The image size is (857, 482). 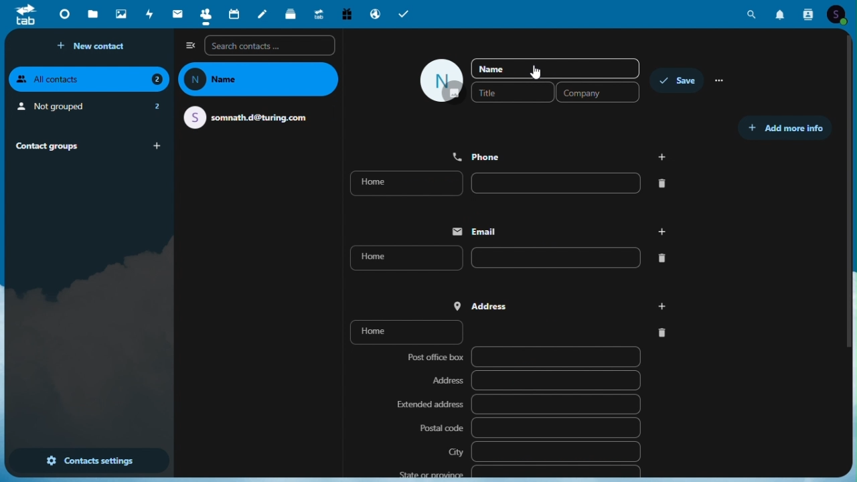 What do you see at coordinates (852, 199) in the screenshot?
I see `vertical scrollbar` at bounding box center [852, 199].